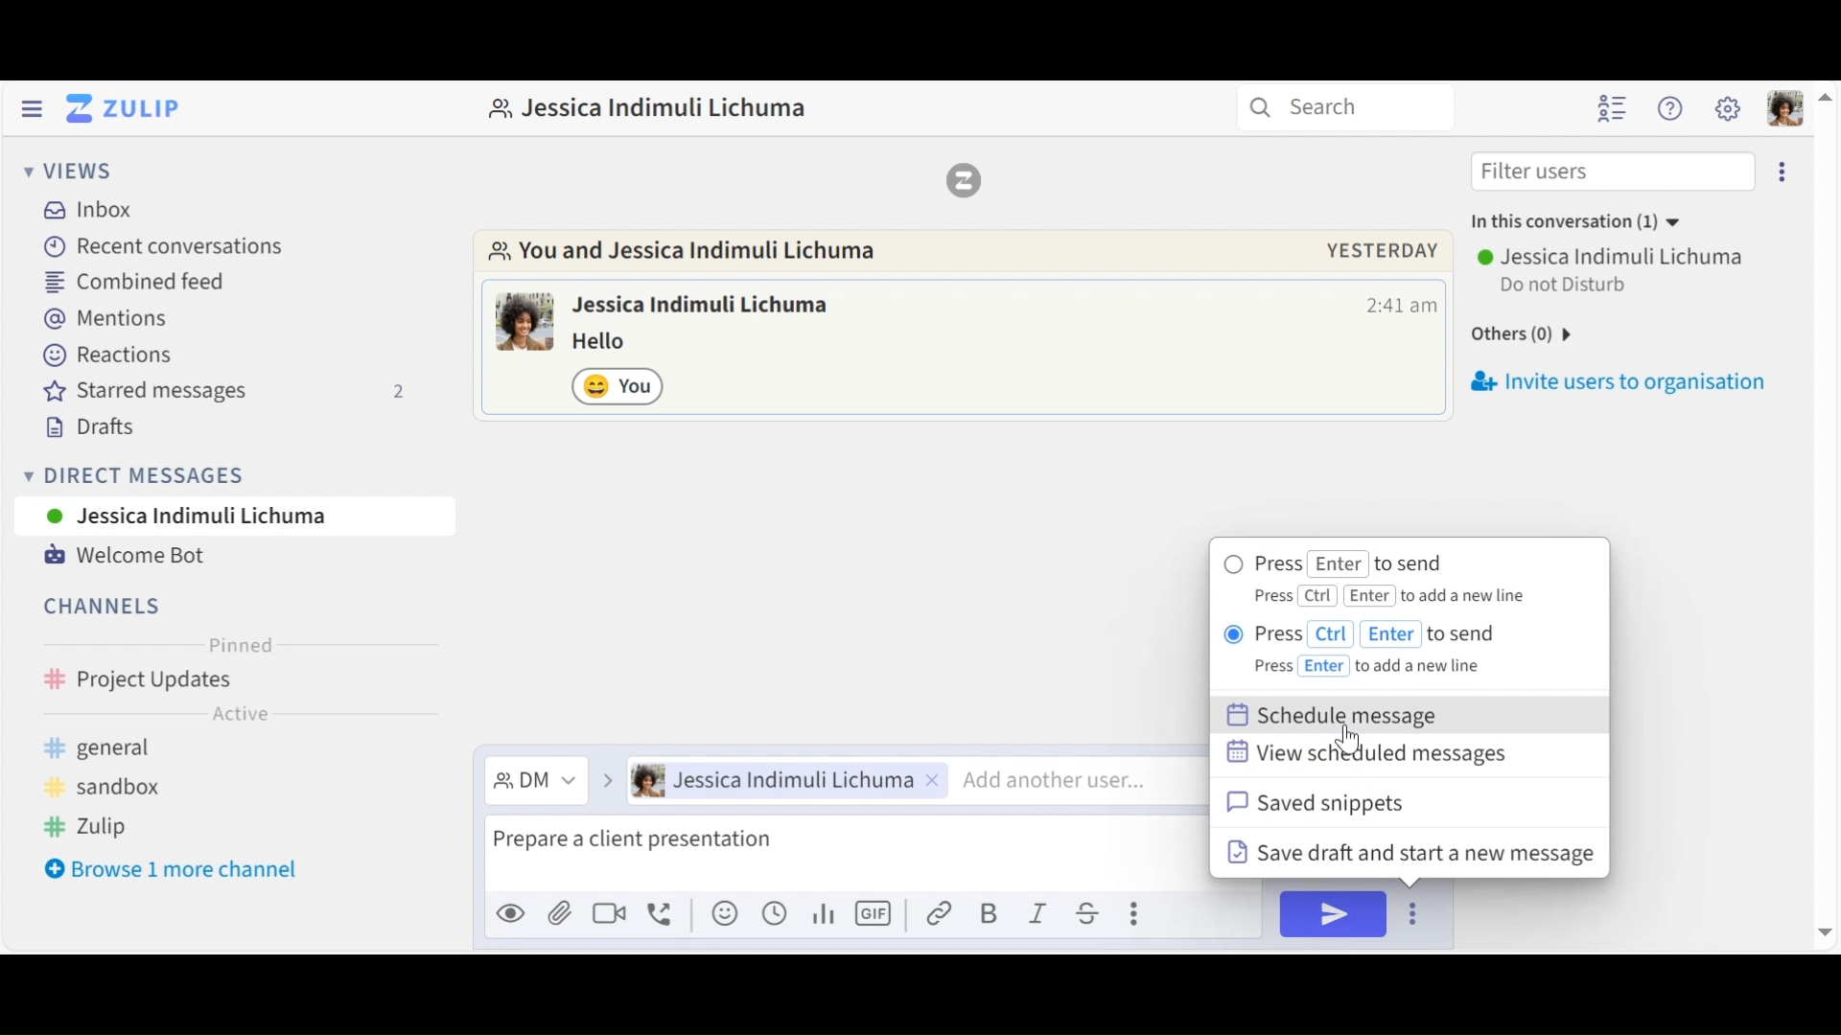 This screenshot has width=1841, height=1035. What do you see at coordinates (31, 108) in the screenshot?
I see `Hide Left Sidebar` at bounding box center [31, 108].